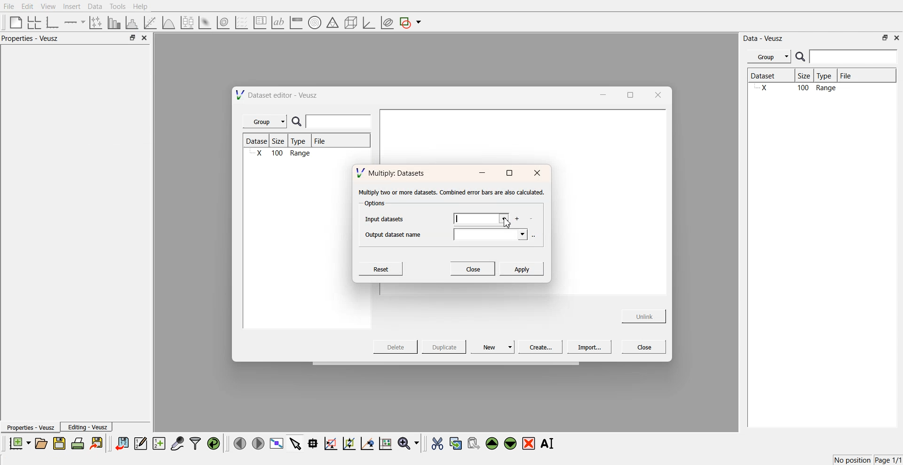  What do you see at coordinates (481, 218) in the screenshot?
I see `imput datsets field` at bounding box center [481, 218].